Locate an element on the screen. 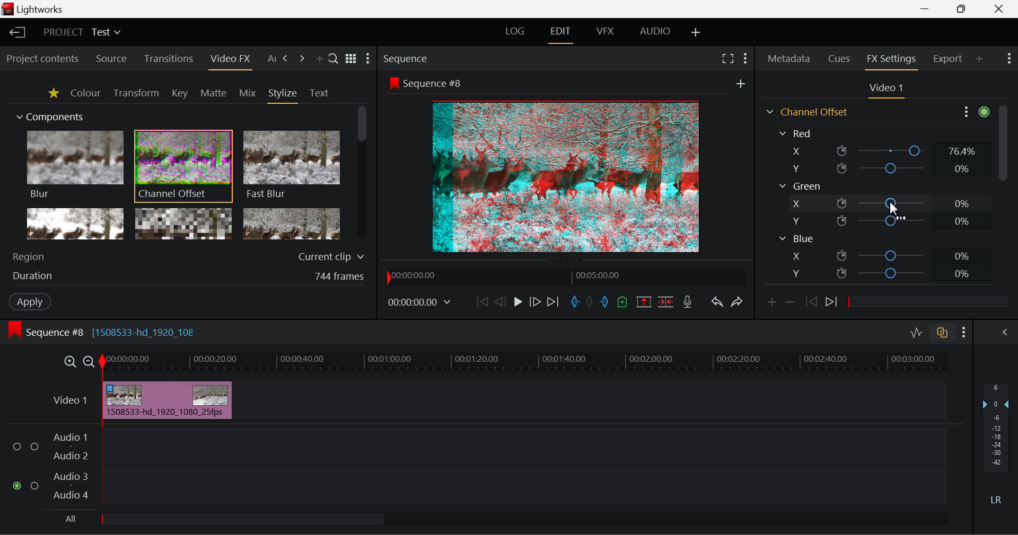 The width and height of the screenshot is (1018, 535). Green is located at coordinates (800, 186).